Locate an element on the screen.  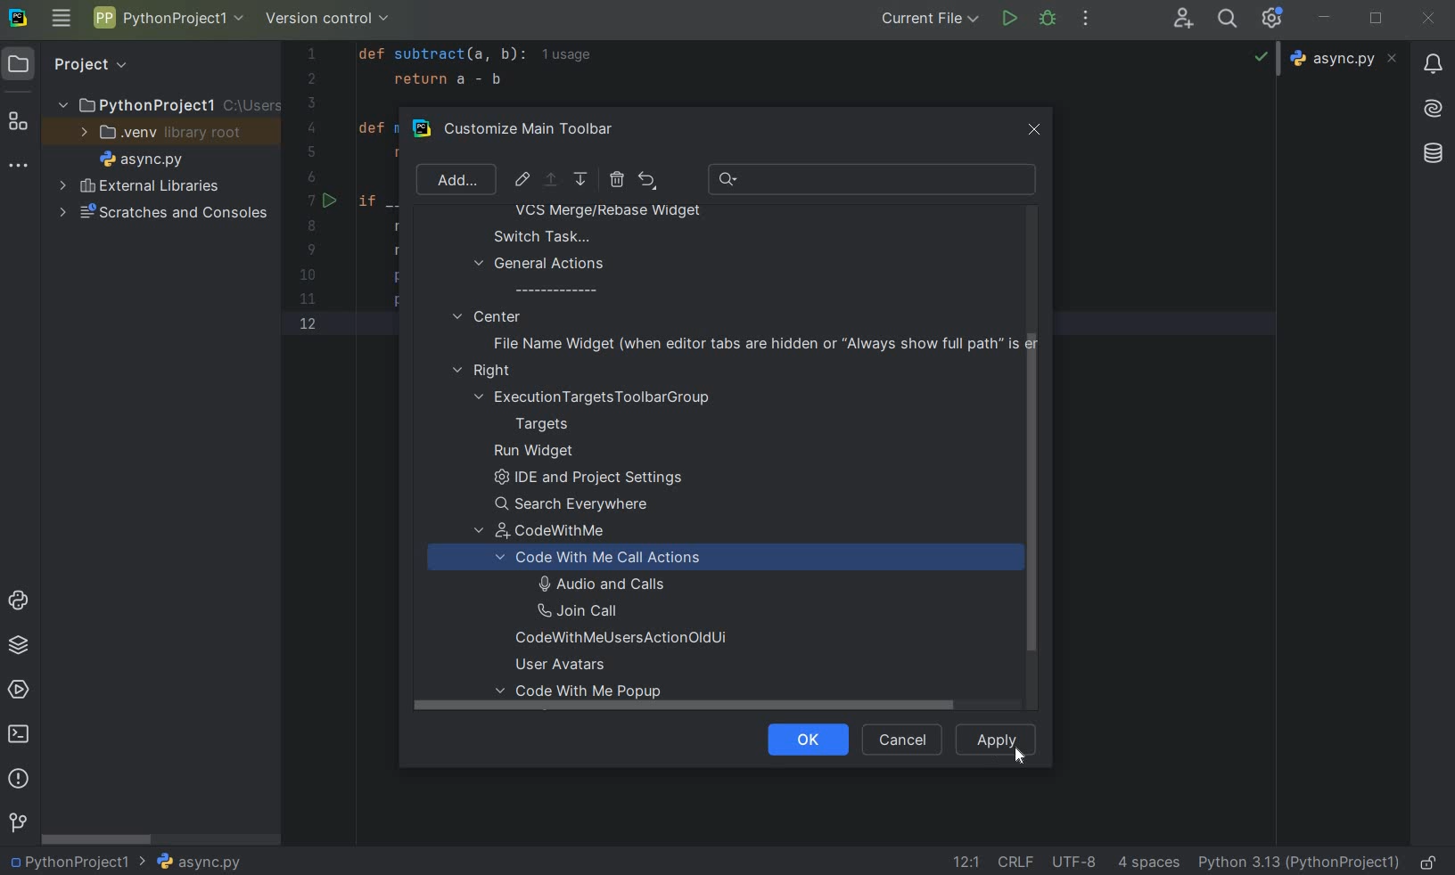
MOVE DOWN is located at coordinates (582, 180).